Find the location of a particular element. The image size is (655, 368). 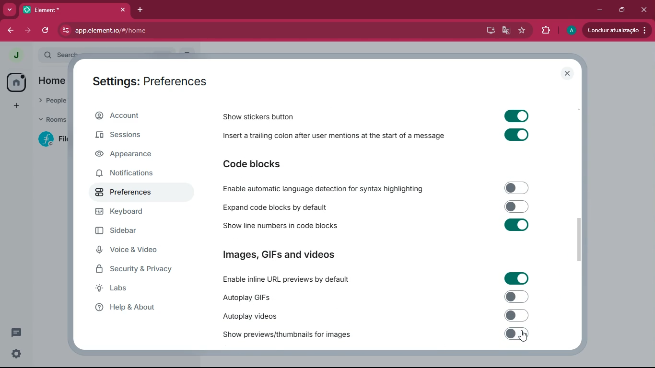

Appearance is located at coordinates (127, 157).